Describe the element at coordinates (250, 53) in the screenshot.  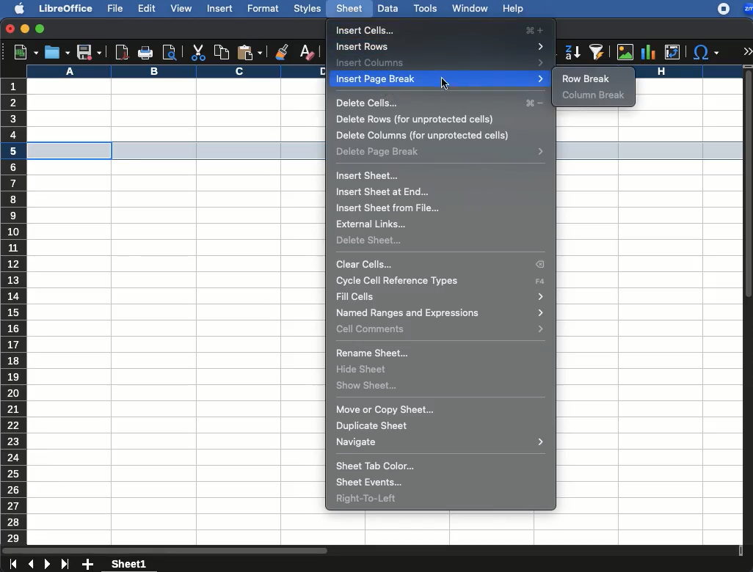
I see `paste` at that location.